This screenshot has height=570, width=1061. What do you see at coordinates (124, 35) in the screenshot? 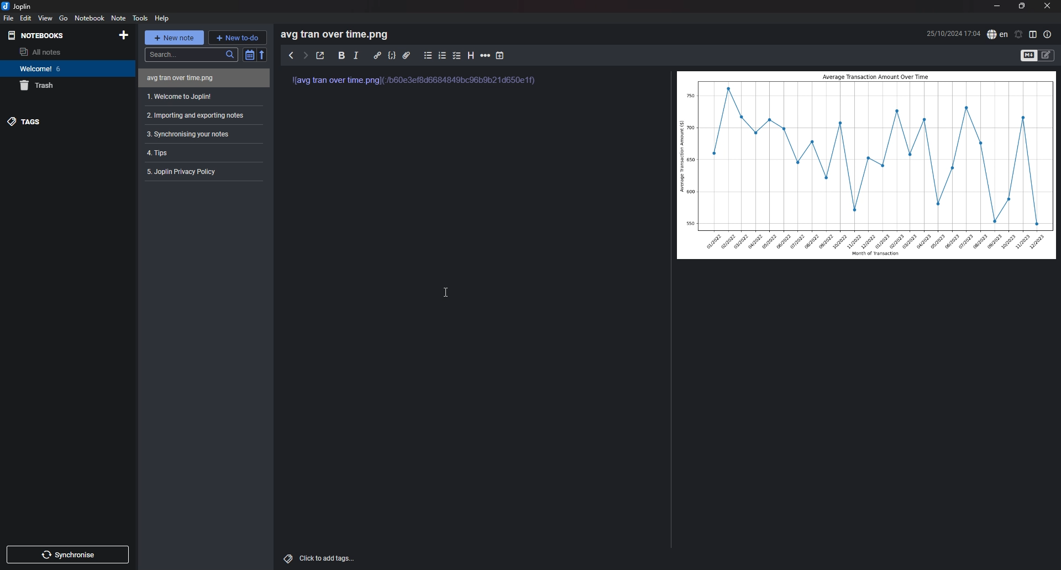
I see `add notebook` at bounding box center [124, 35].